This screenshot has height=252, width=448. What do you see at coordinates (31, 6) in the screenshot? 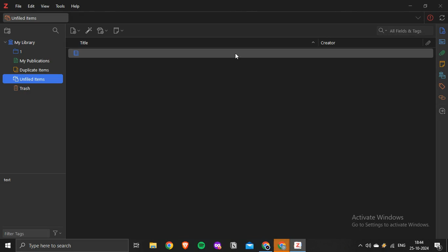
I see `edit` at bounding box center [31, 6].